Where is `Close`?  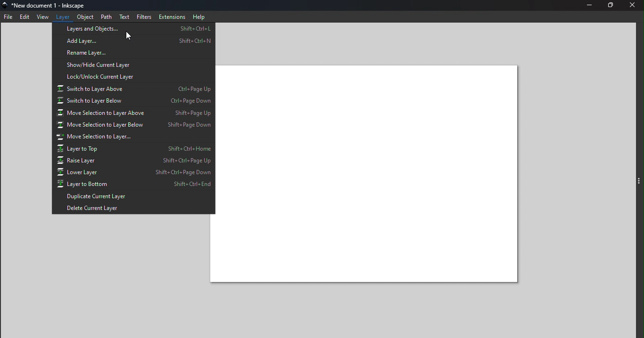 Close is located at coordinates (634, 6).